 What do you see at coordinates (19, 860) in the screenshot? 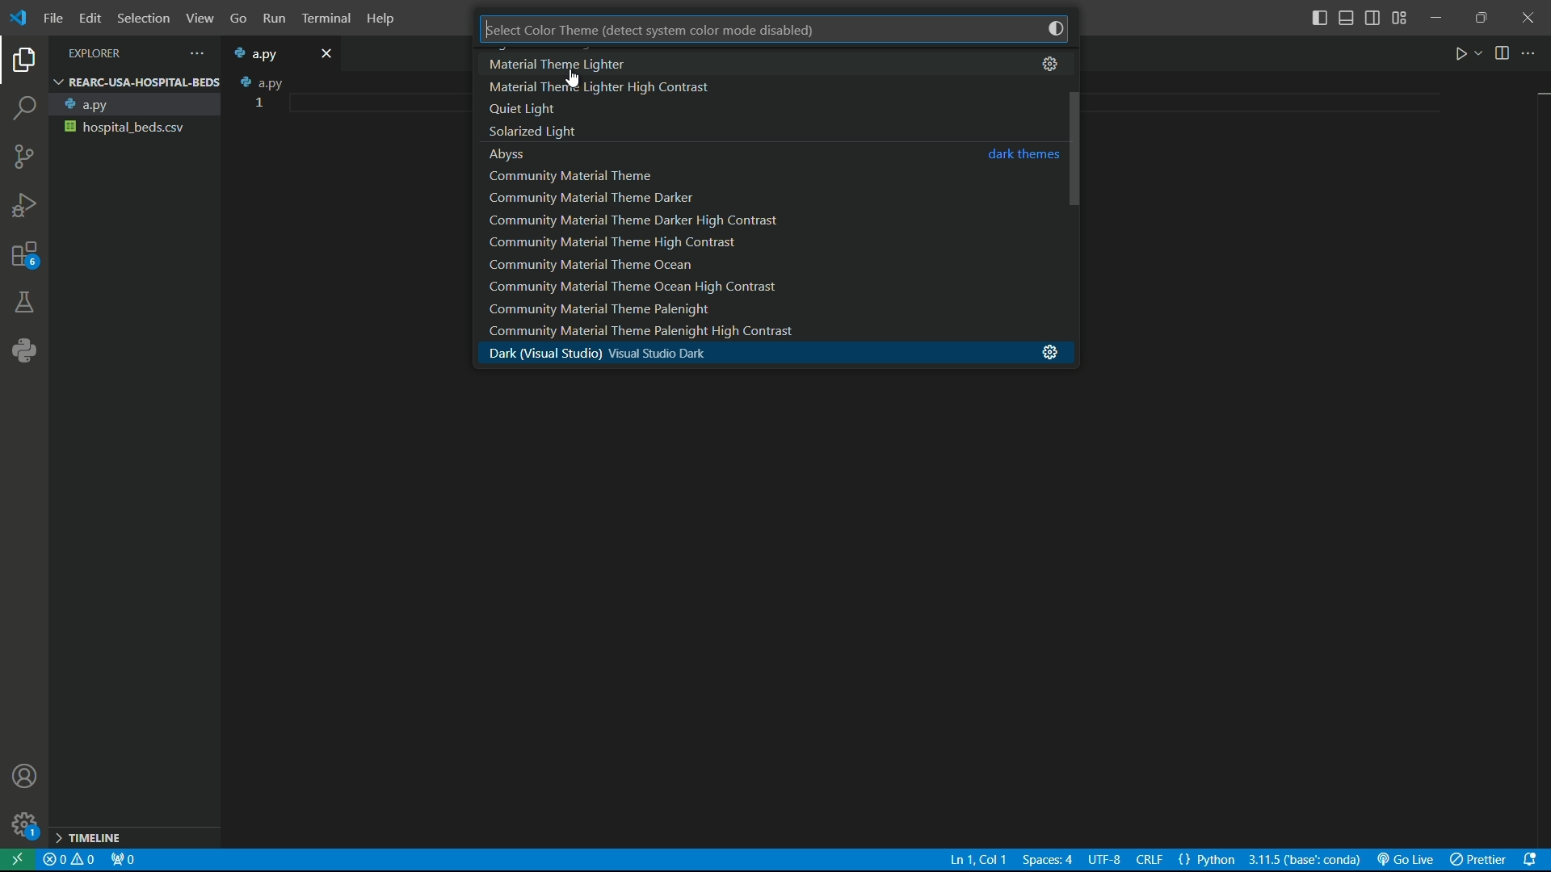
I see `open a remote window` at bounding box center [19, 860].